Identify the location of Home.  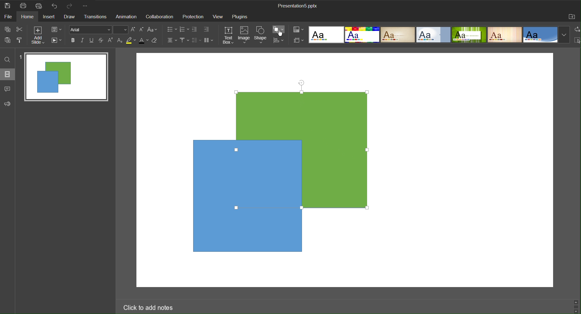
(31, 17).